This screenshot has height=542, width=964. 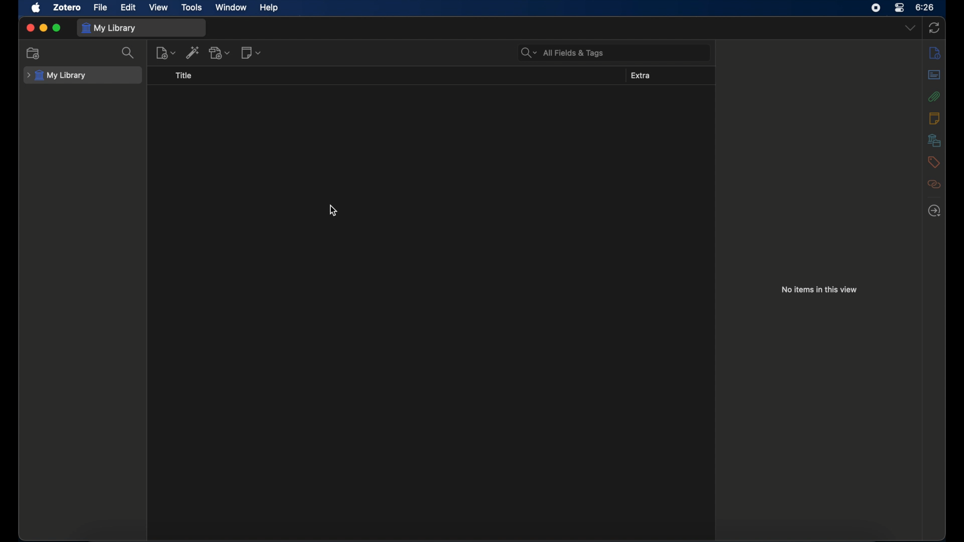 I want to click on screen recorder, so click(x=876, y=8).